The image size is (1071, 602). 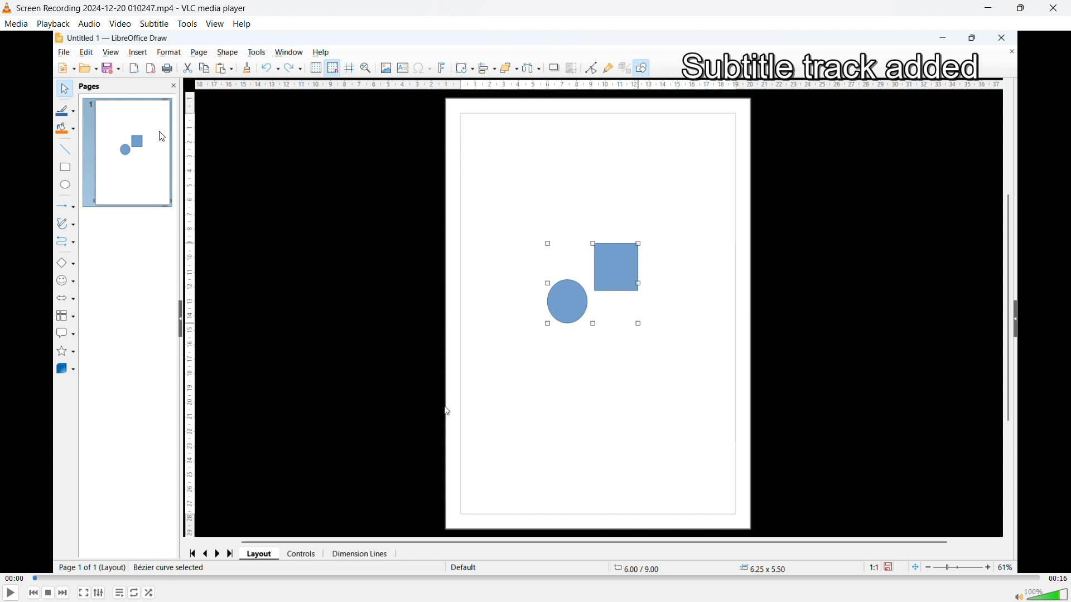 What do you see at coordinates (66, 332) in the screenshot?
I see `callout shape` at bounding box center [66, 332].